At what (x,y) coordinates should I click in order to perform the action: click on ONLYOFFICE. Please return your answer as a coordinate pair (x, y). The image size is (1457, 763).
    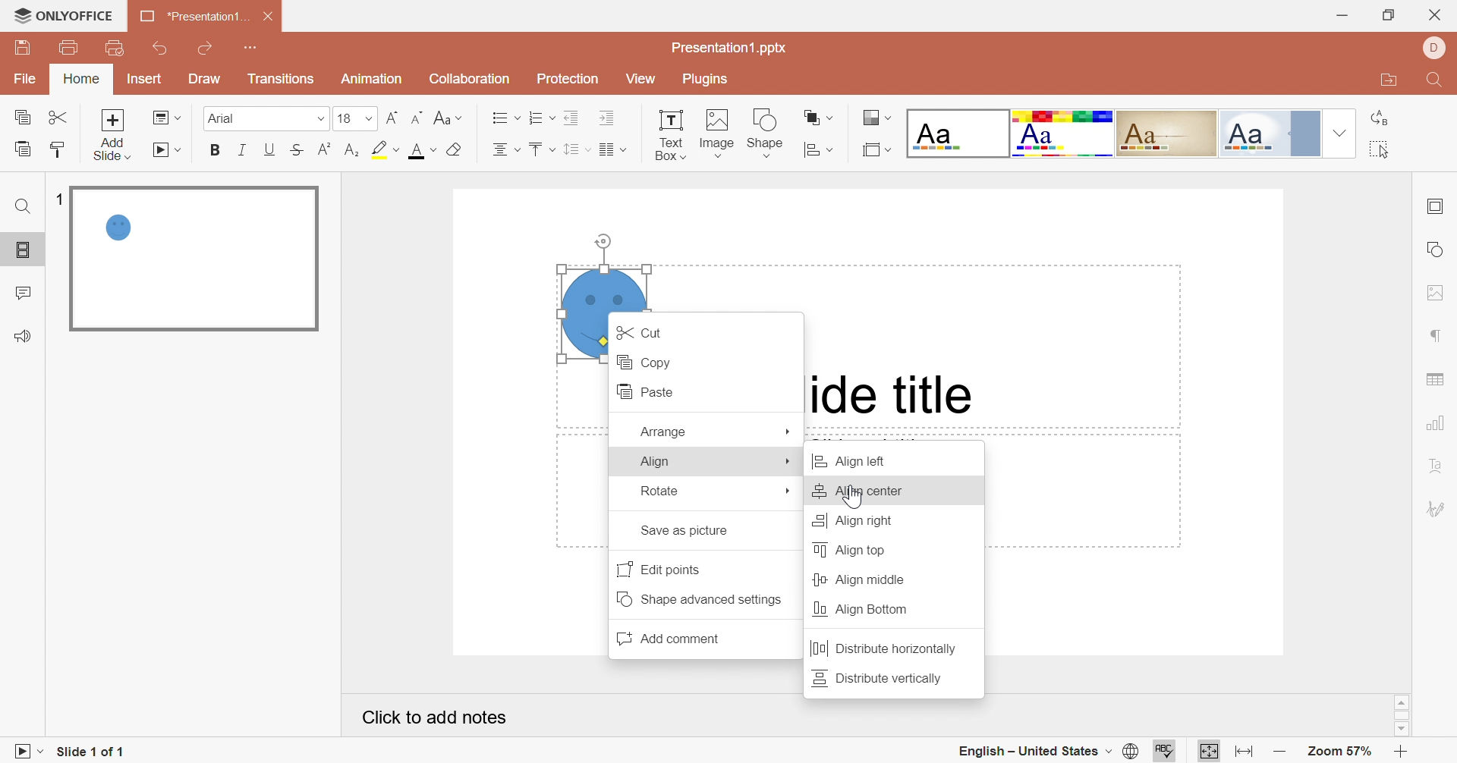
    Looking at the image, I should click on (65, 16).